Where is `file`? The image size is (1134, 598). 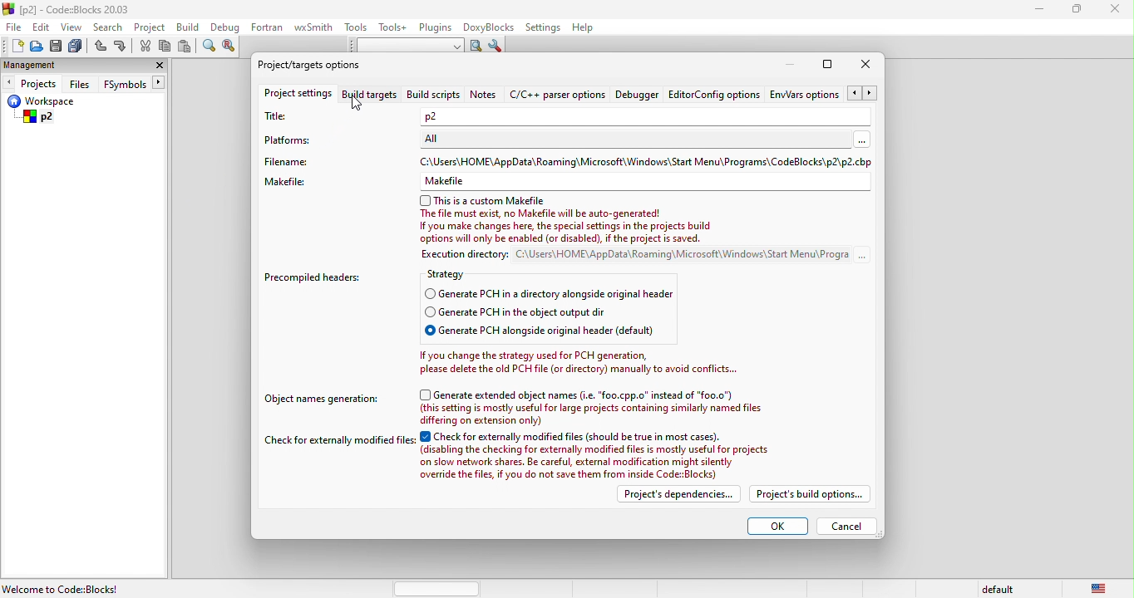
file is located at coordinates (15, 27).